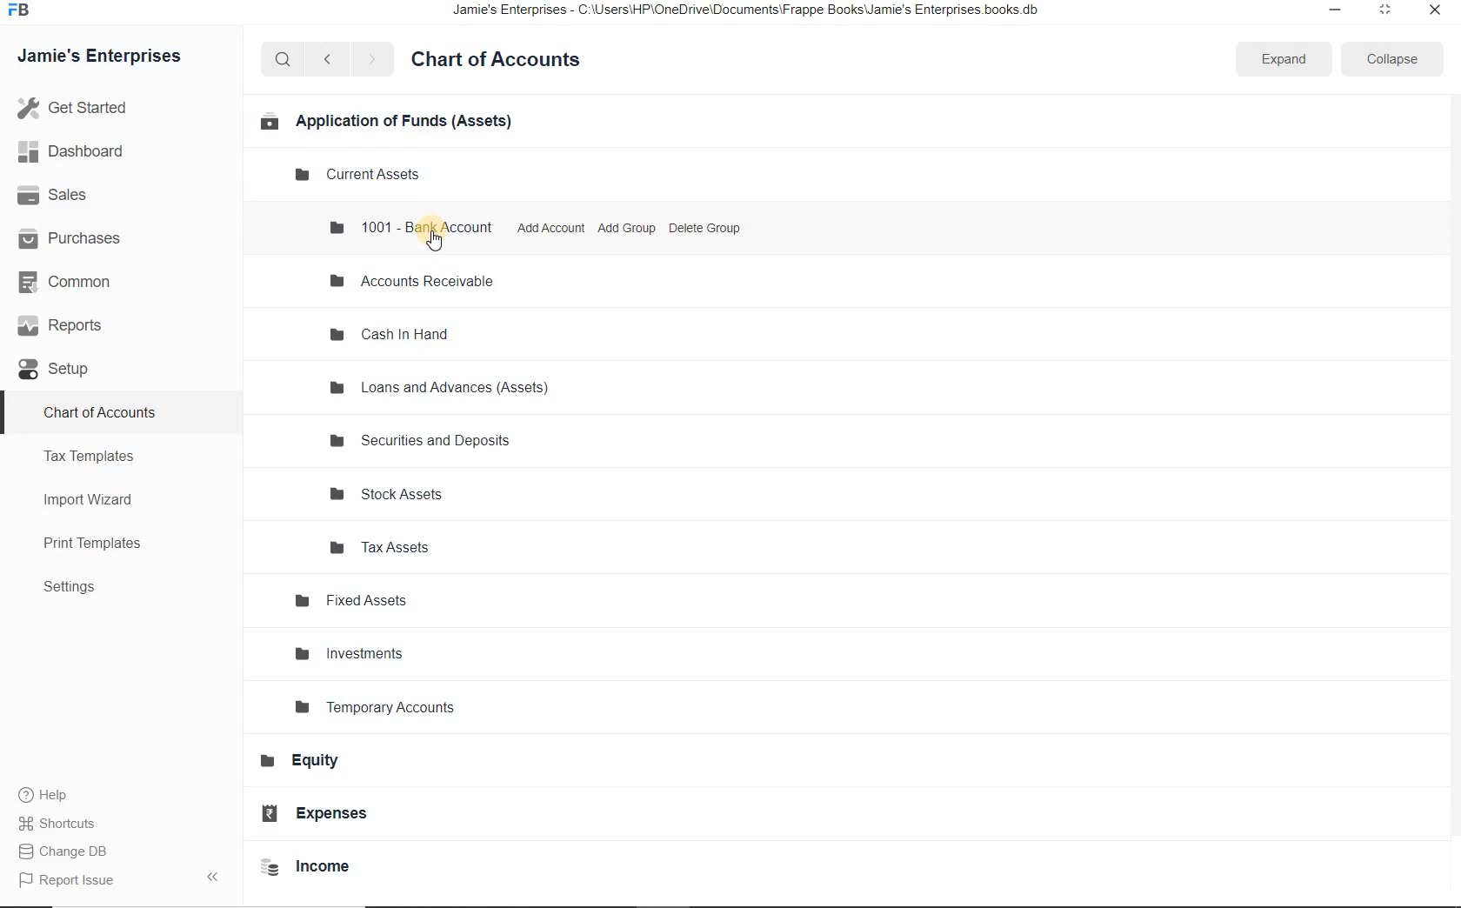 This screenshot has width=1461, height=908. What do you see at coordinates (78, 237) in the screenshot?
I see `Purchases` at bounding box center [78, 237].